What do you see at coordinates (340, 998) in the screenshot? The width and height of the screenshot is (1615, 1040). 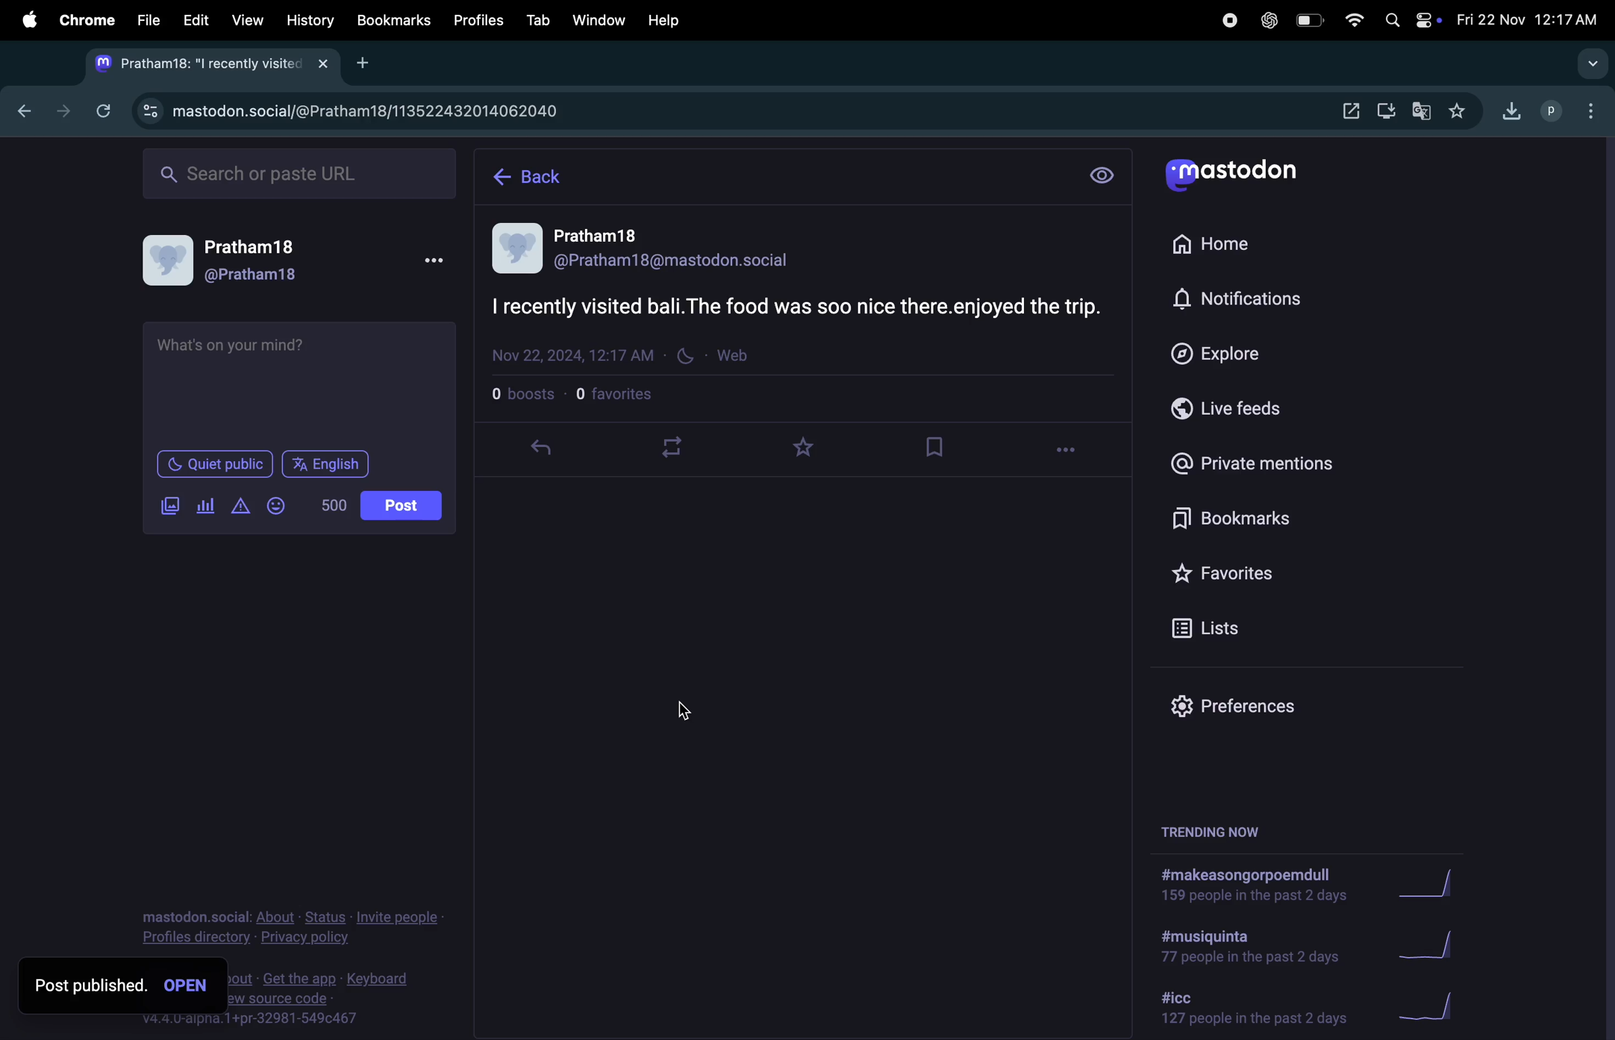 I see `source code` at bounding box center [340, 998].